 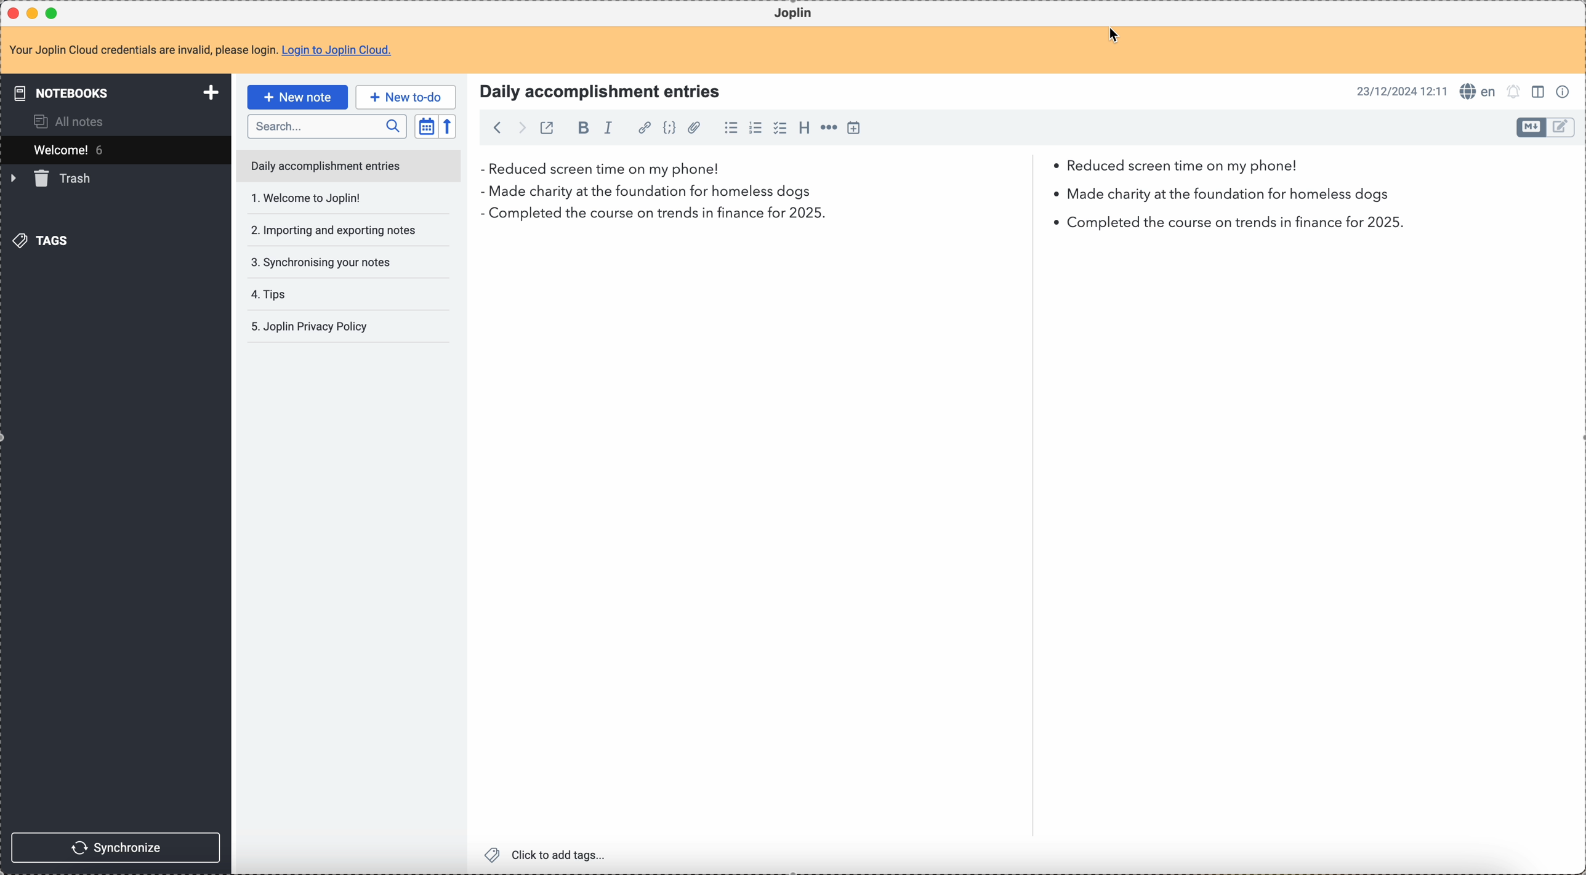 What do you see at coordinates (547, 856) in the screenshot?
I see `click to add tags` at bounding box center [547, 856].